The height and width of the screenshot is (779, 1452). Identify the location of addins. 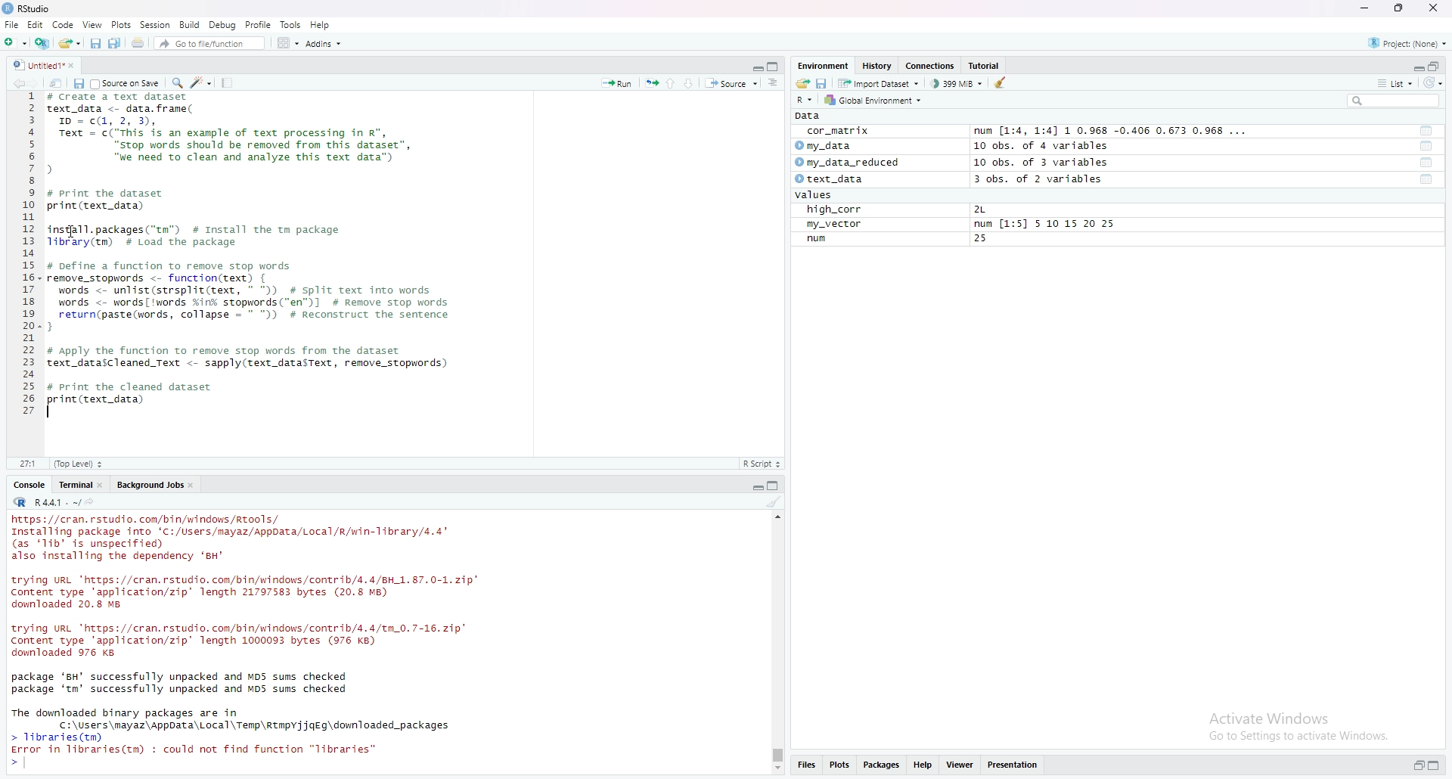
(326, 45).